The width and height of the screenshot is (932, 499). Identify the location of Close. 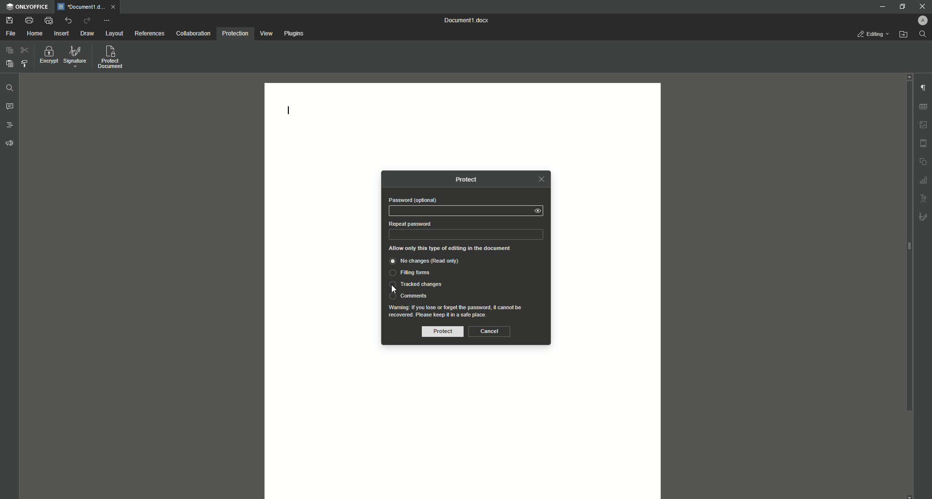
(921, 6).